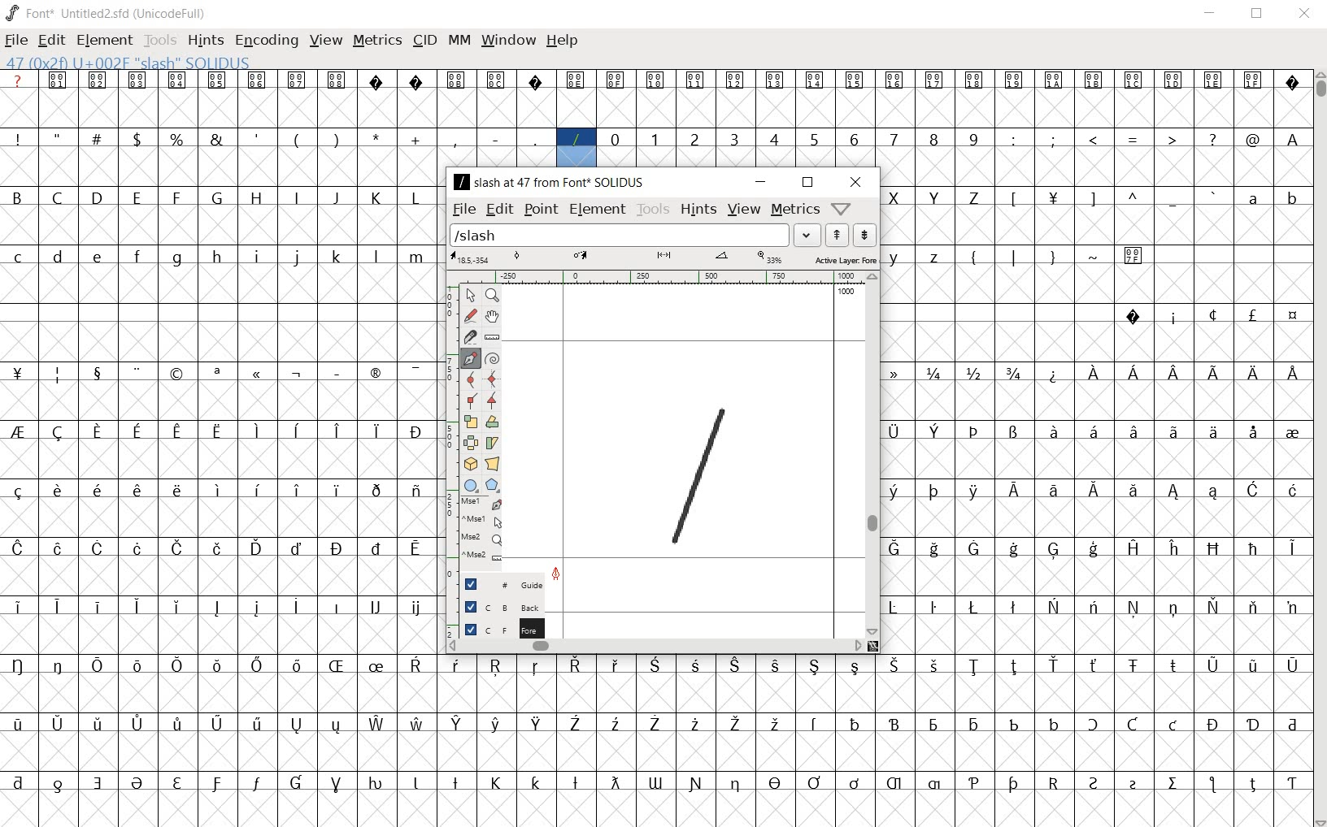 The width and height of the screenshot is (1327, 827). I want to click on empty cells, so click(1095, 285).